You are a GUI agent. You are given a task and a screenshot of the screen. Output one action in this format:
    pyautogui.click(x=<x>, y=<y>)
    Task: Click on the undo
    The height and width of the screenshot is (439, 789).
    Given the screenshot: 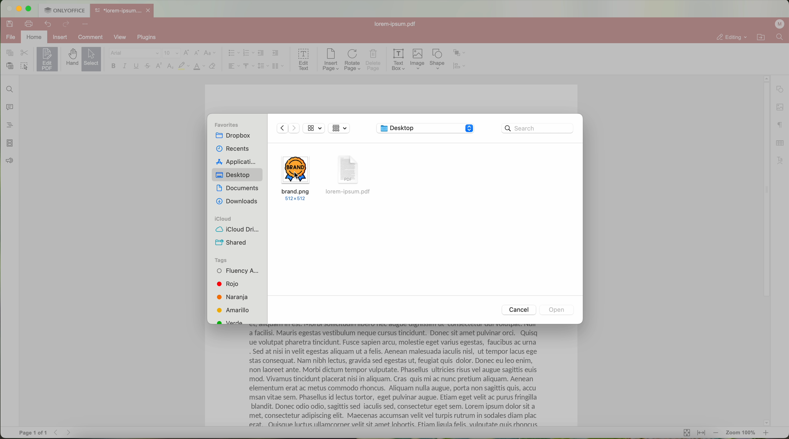 What is the action you would take?
    pyautogui.click(x=49, y=24)
    